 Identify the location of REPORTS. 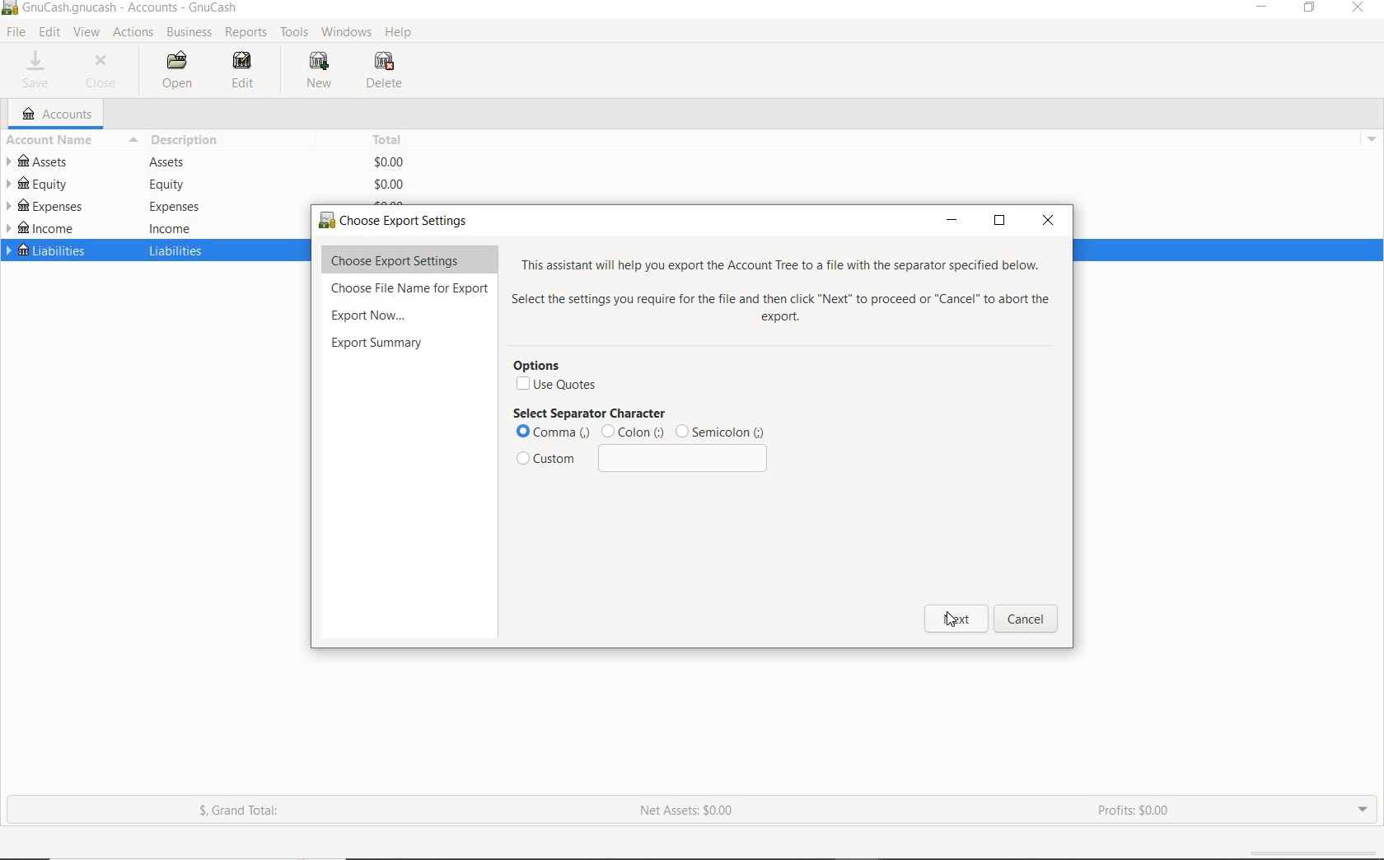
(246, 33).